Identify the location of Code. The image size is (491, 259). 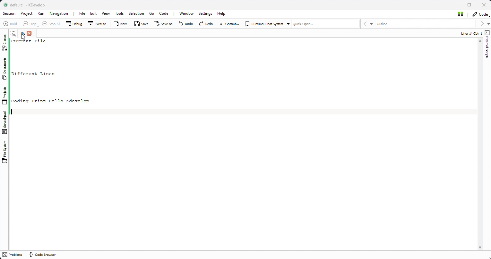
(480, 15).